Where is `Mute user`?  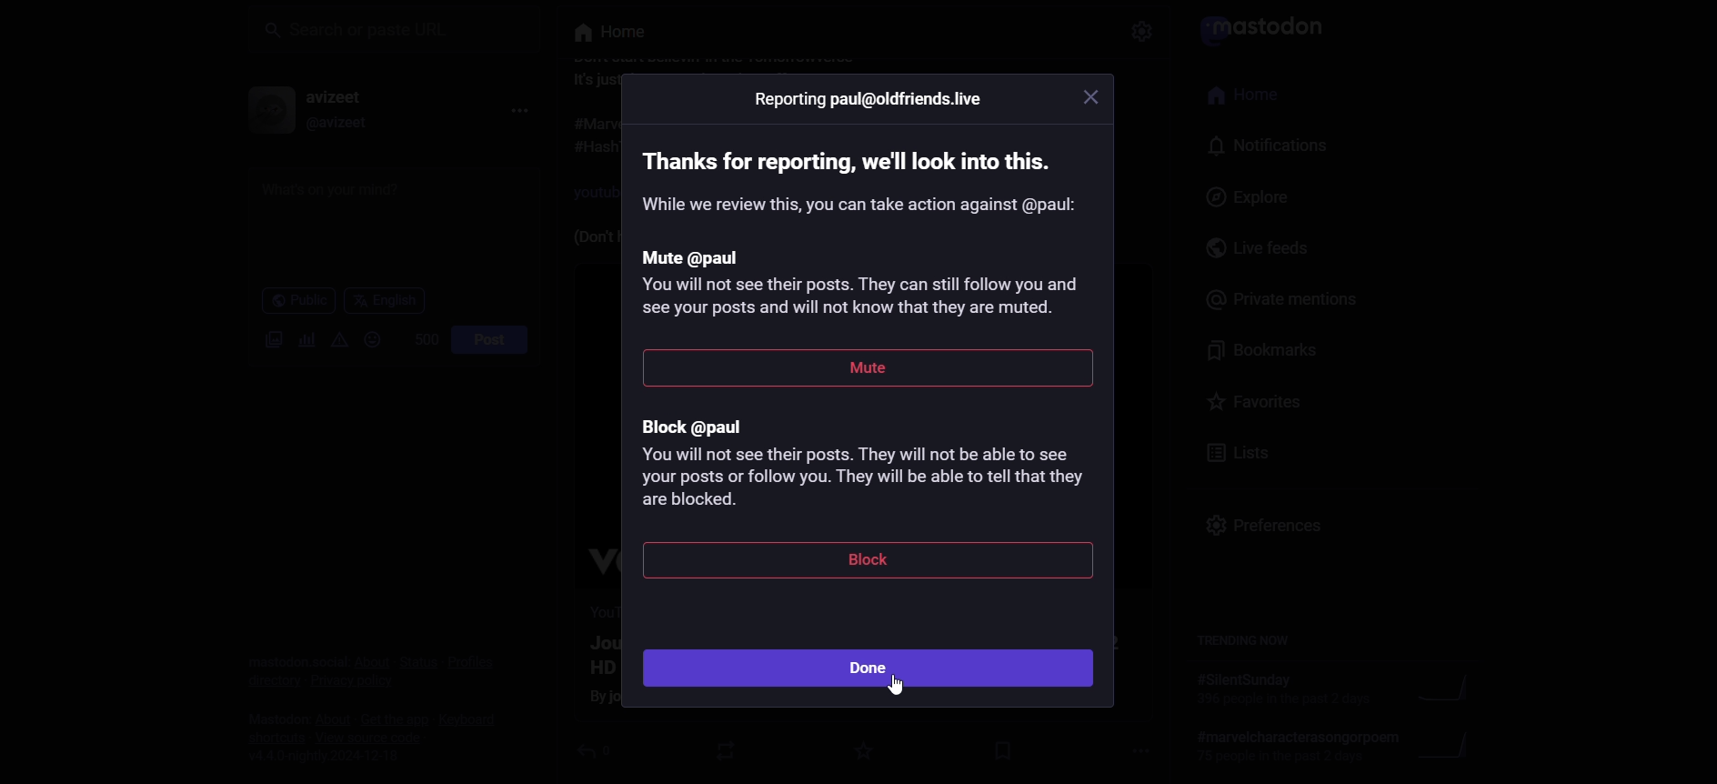
Mute user is located at coordinates (869, 285).